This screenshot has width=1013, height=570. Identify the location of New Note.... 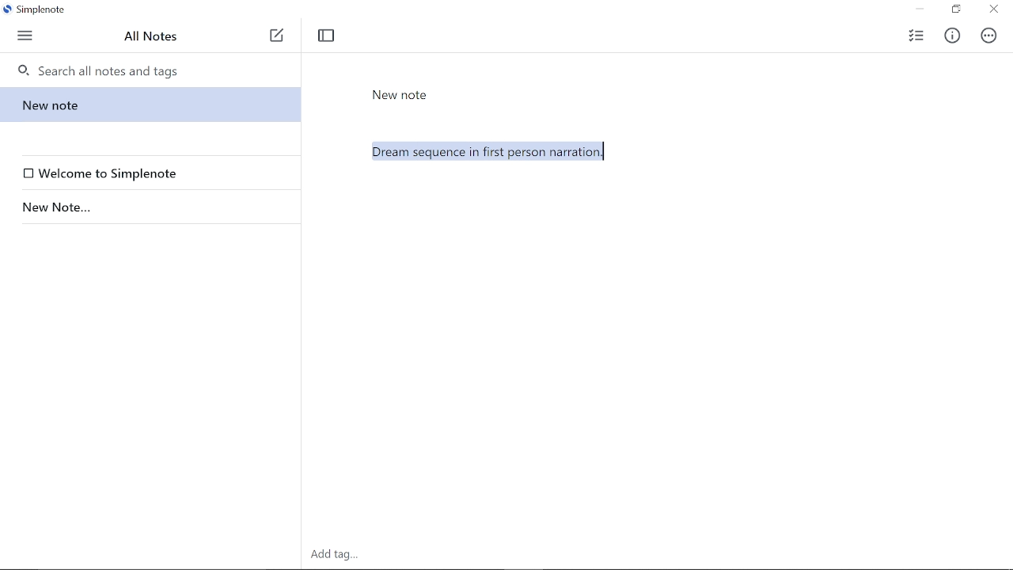
(147, 207).